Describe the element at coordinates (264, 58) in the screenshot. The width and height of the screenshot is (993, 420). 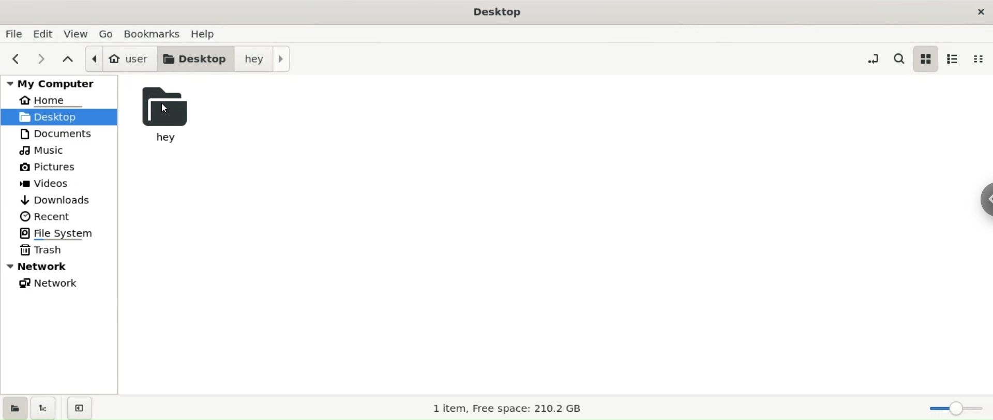
I see `hey` at that location.